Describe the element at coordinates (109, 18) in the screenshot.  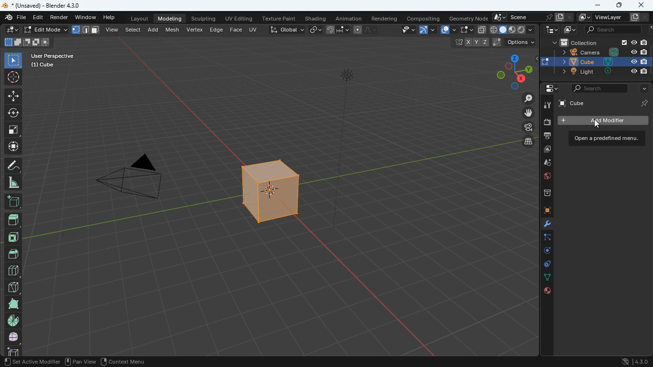
I see `help` at that location.